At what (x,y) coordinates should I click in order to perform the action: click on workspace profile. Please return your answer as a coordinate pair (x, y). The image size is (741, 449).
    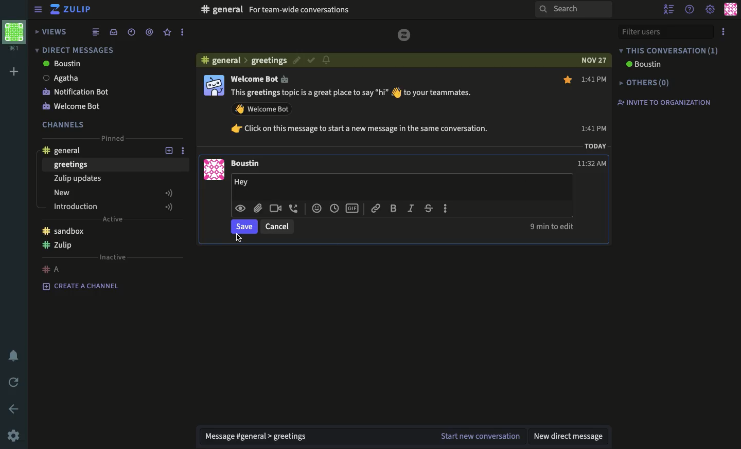
    Looking at the image, I should click on (15, 36).